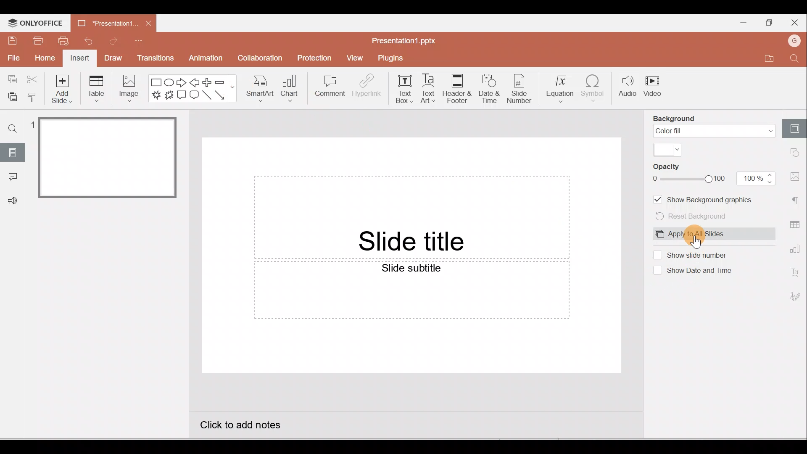  What do you see at coordinates (13, 177) in the screenshot?
I see `Comment` at bounding box center [13, 177].